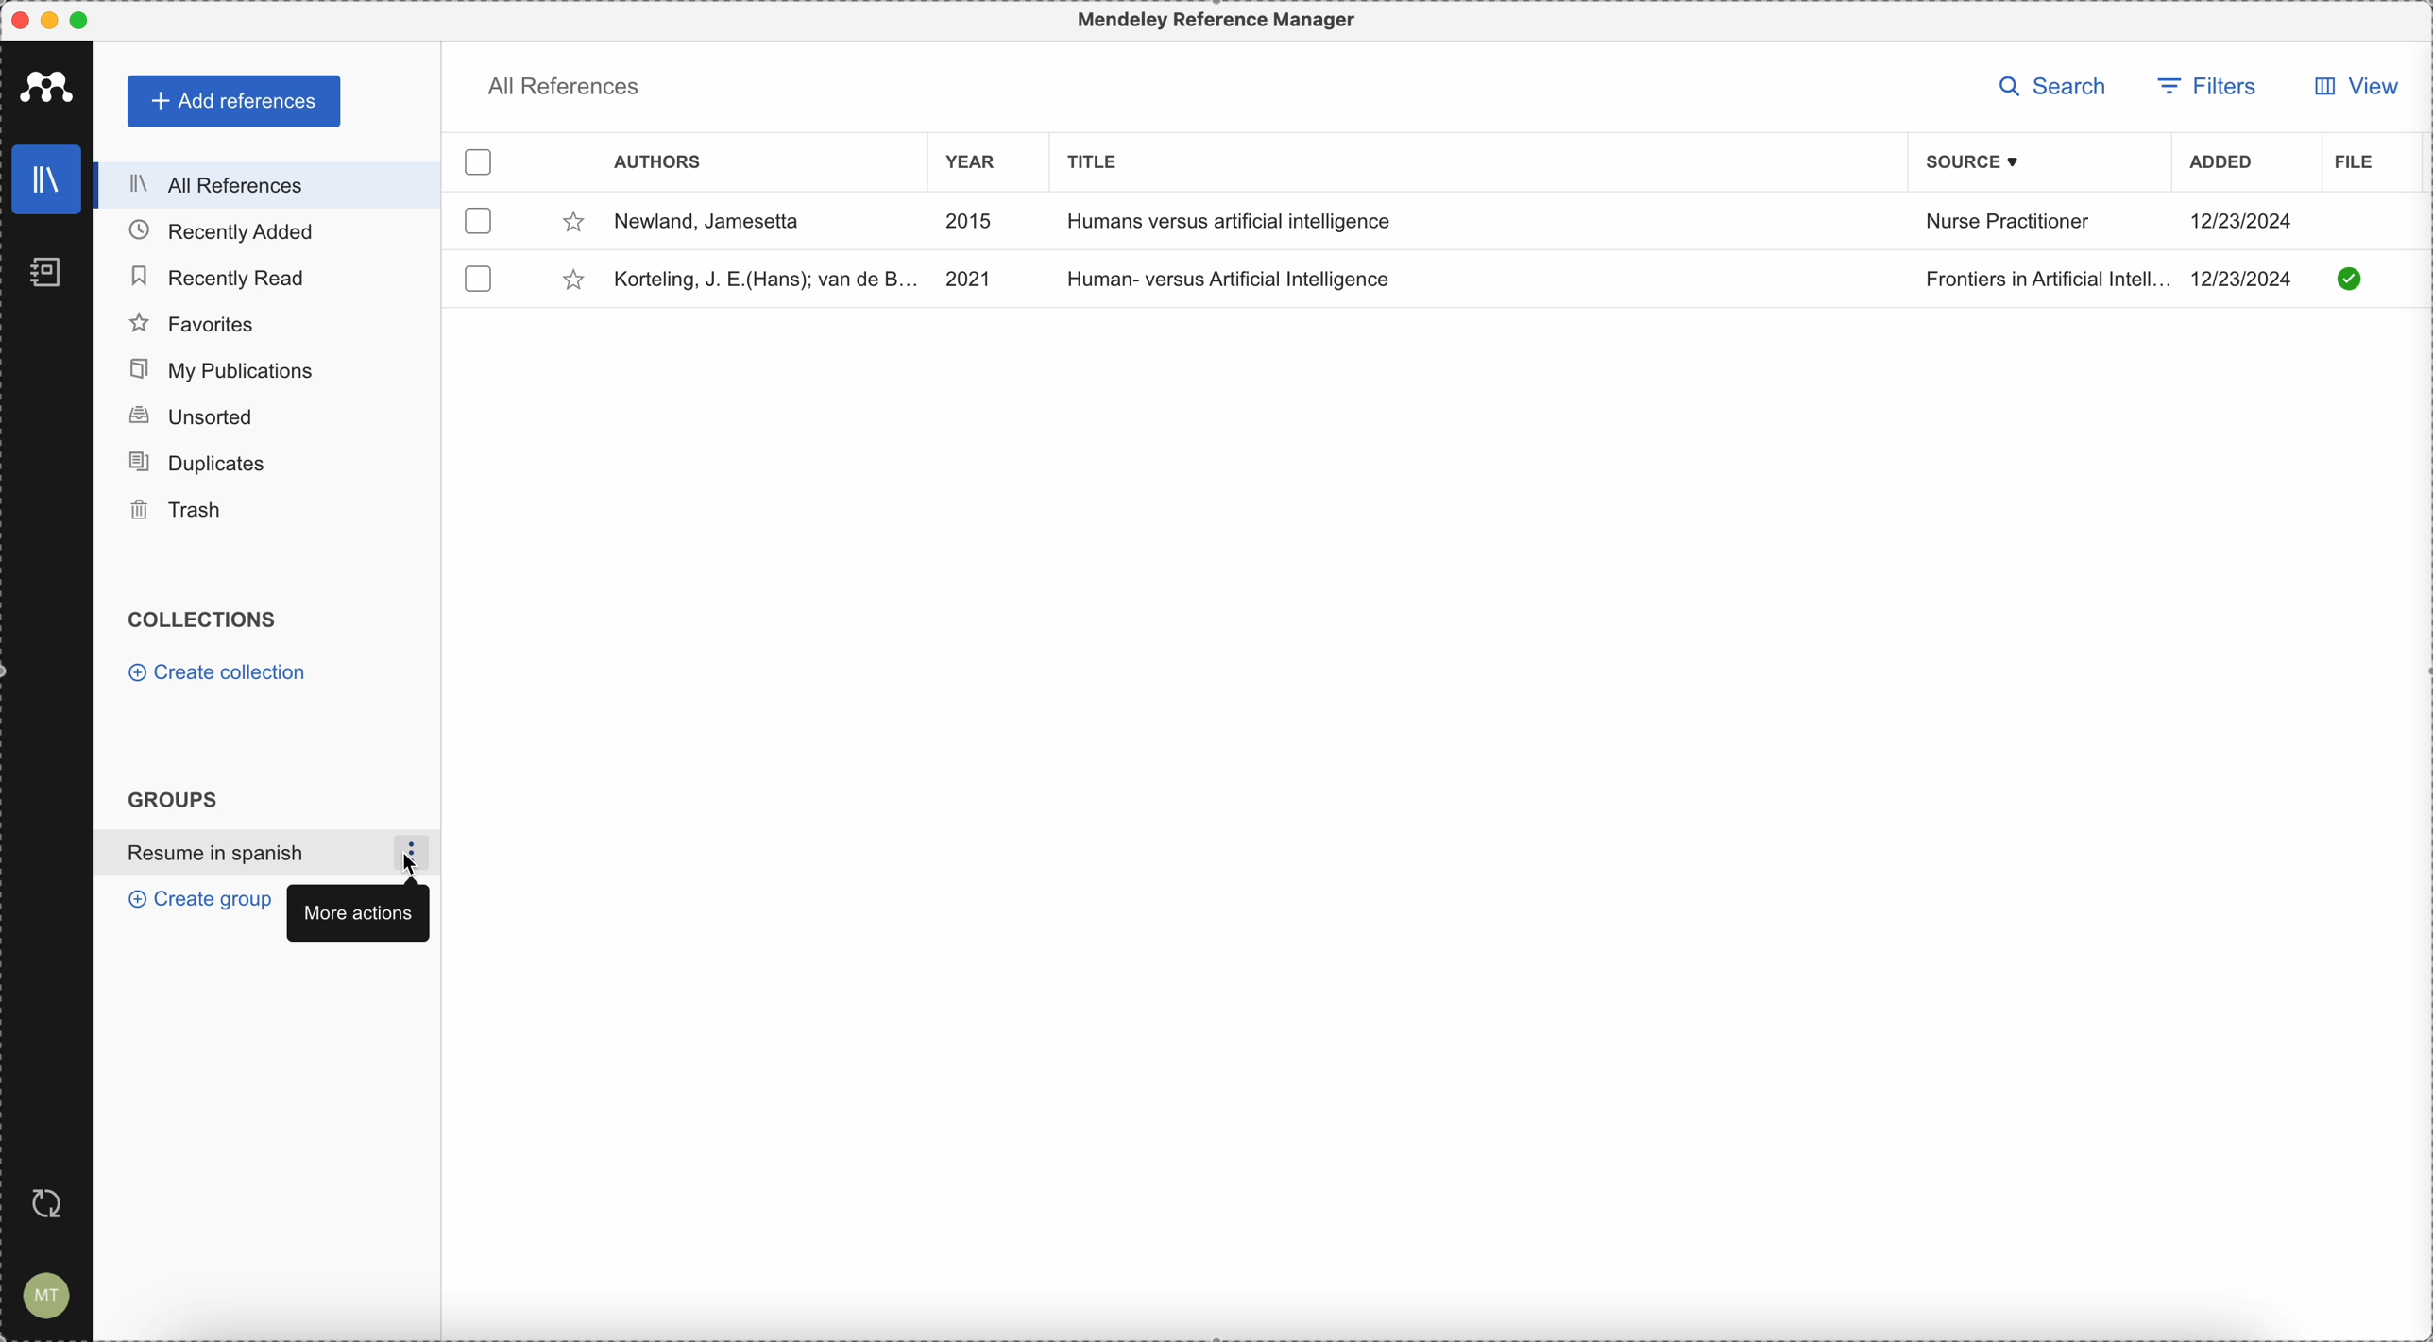 This screenshot has width=2433, height=1342. I want to click on search, so click(2053, 85).